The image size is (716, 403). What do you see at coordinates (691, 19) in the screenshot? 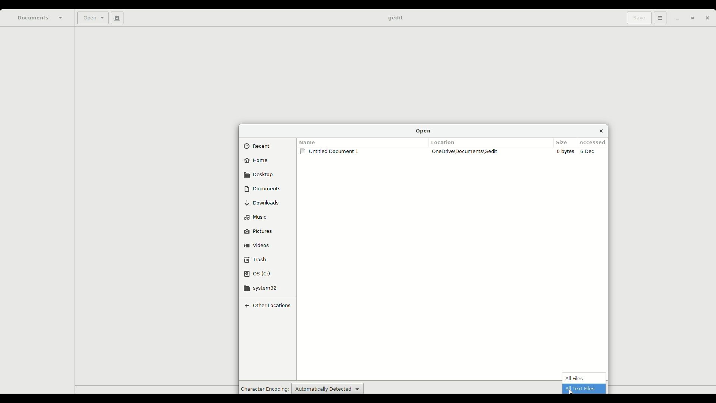
I see `Restore` at bounding box center [691, 19].